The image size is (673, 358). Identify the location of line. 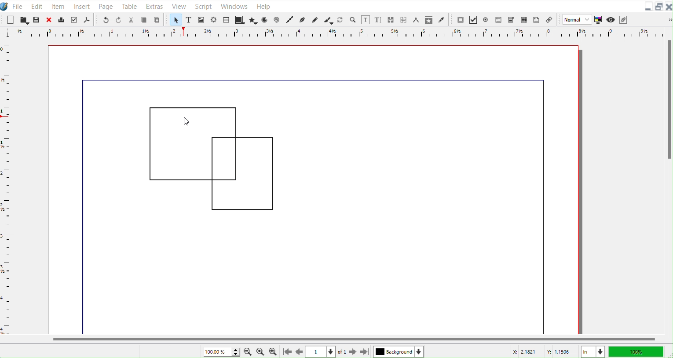
(543, 210).